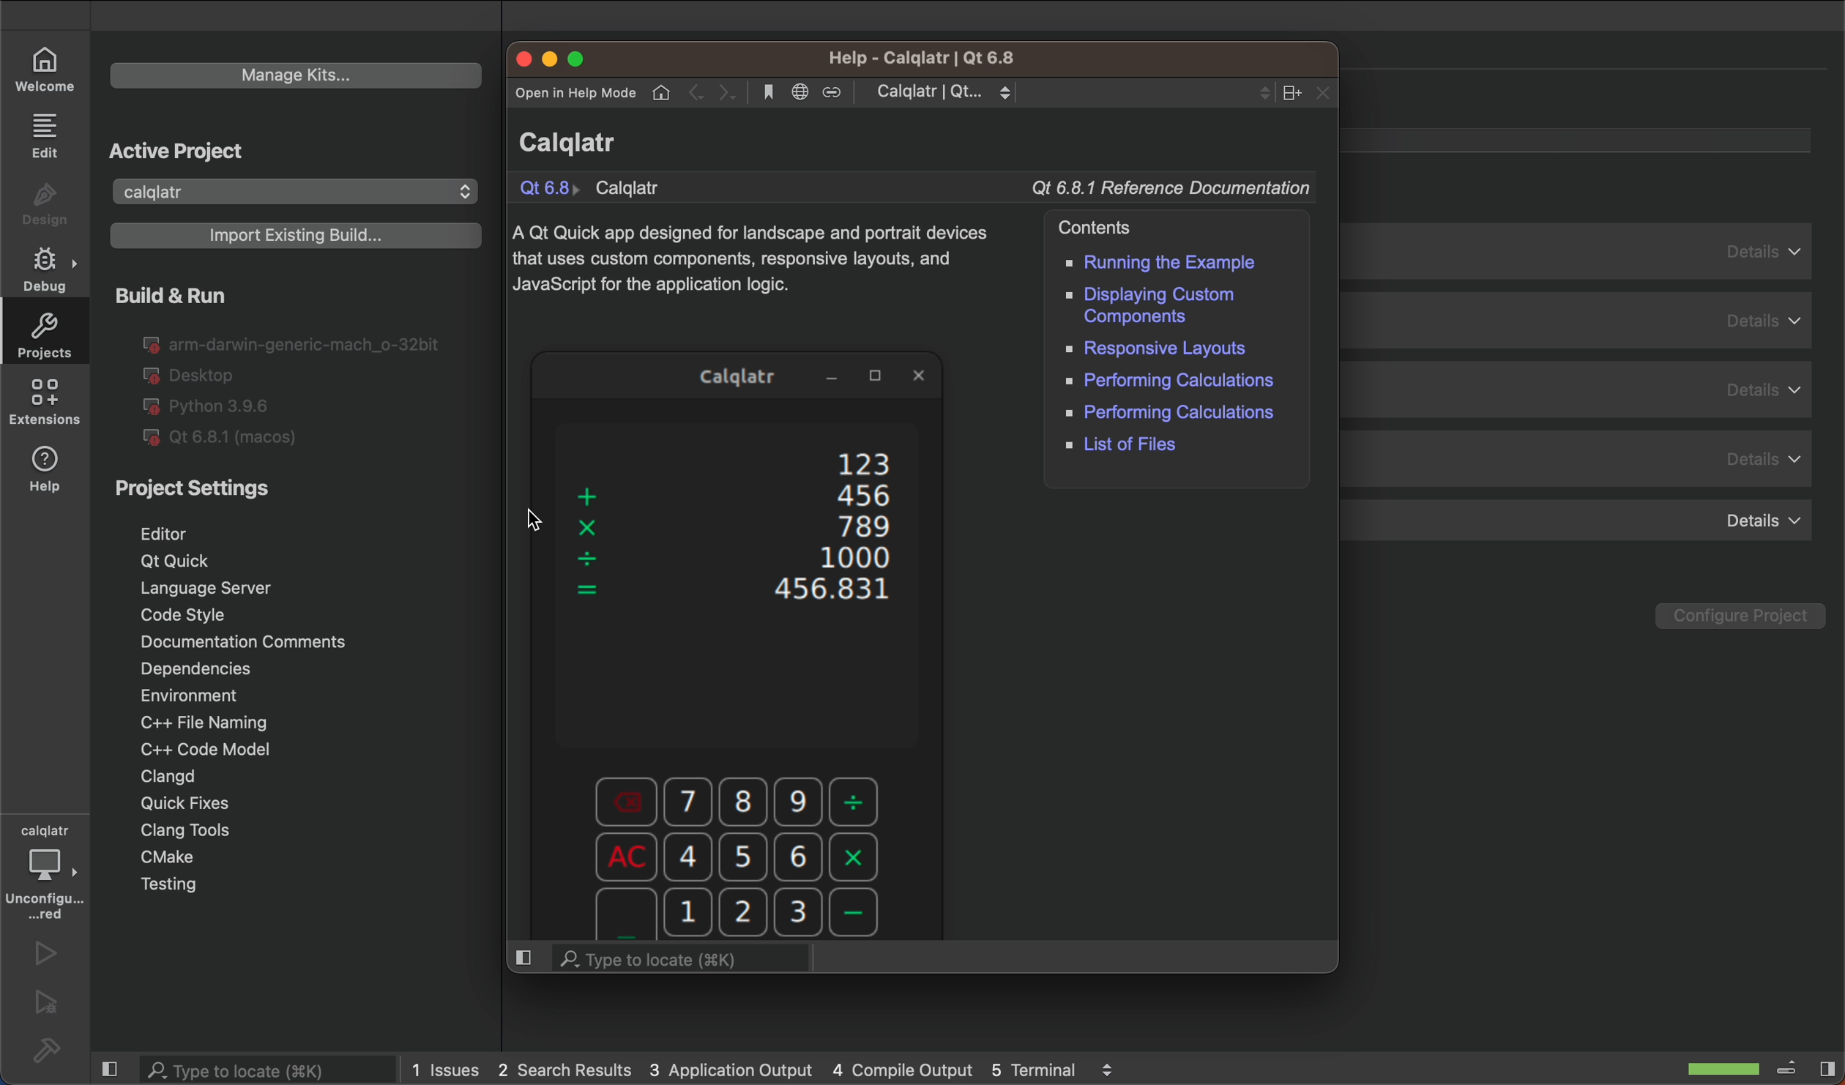  I want to click on quick fixes, so click(180, 803).